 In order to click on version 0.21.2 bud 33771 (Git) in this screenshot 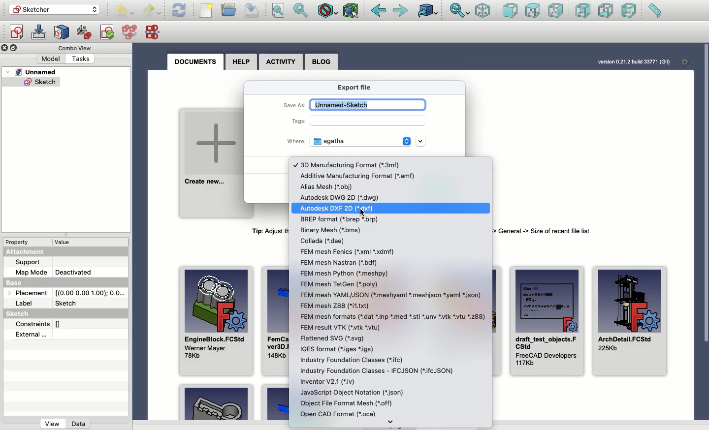, I will do `click(631, 61)`.